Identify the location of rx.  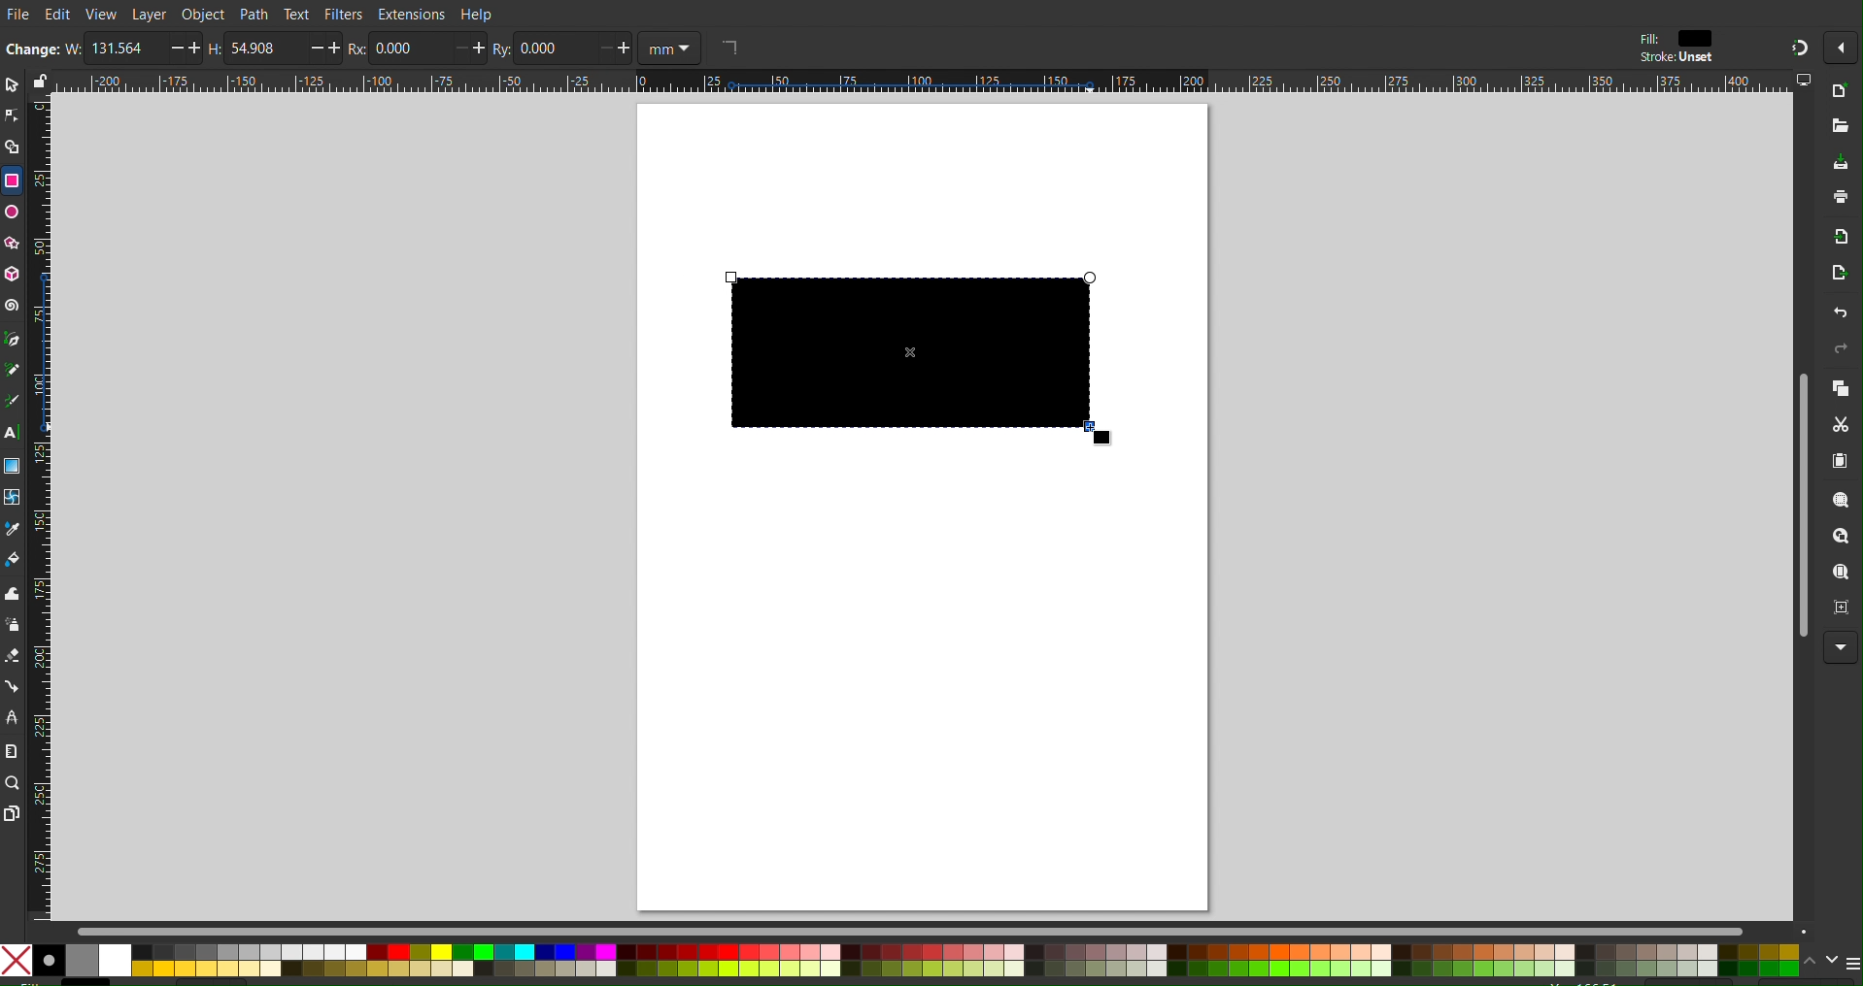
(356, 49).